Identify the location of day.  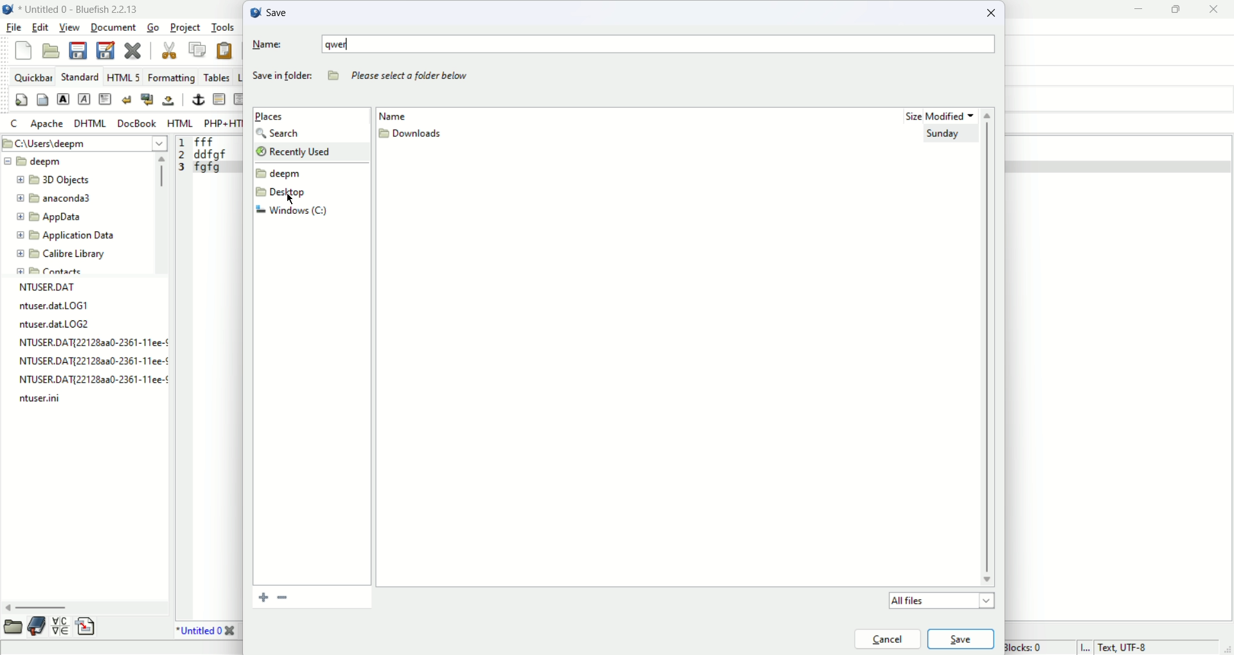
(945, 137).